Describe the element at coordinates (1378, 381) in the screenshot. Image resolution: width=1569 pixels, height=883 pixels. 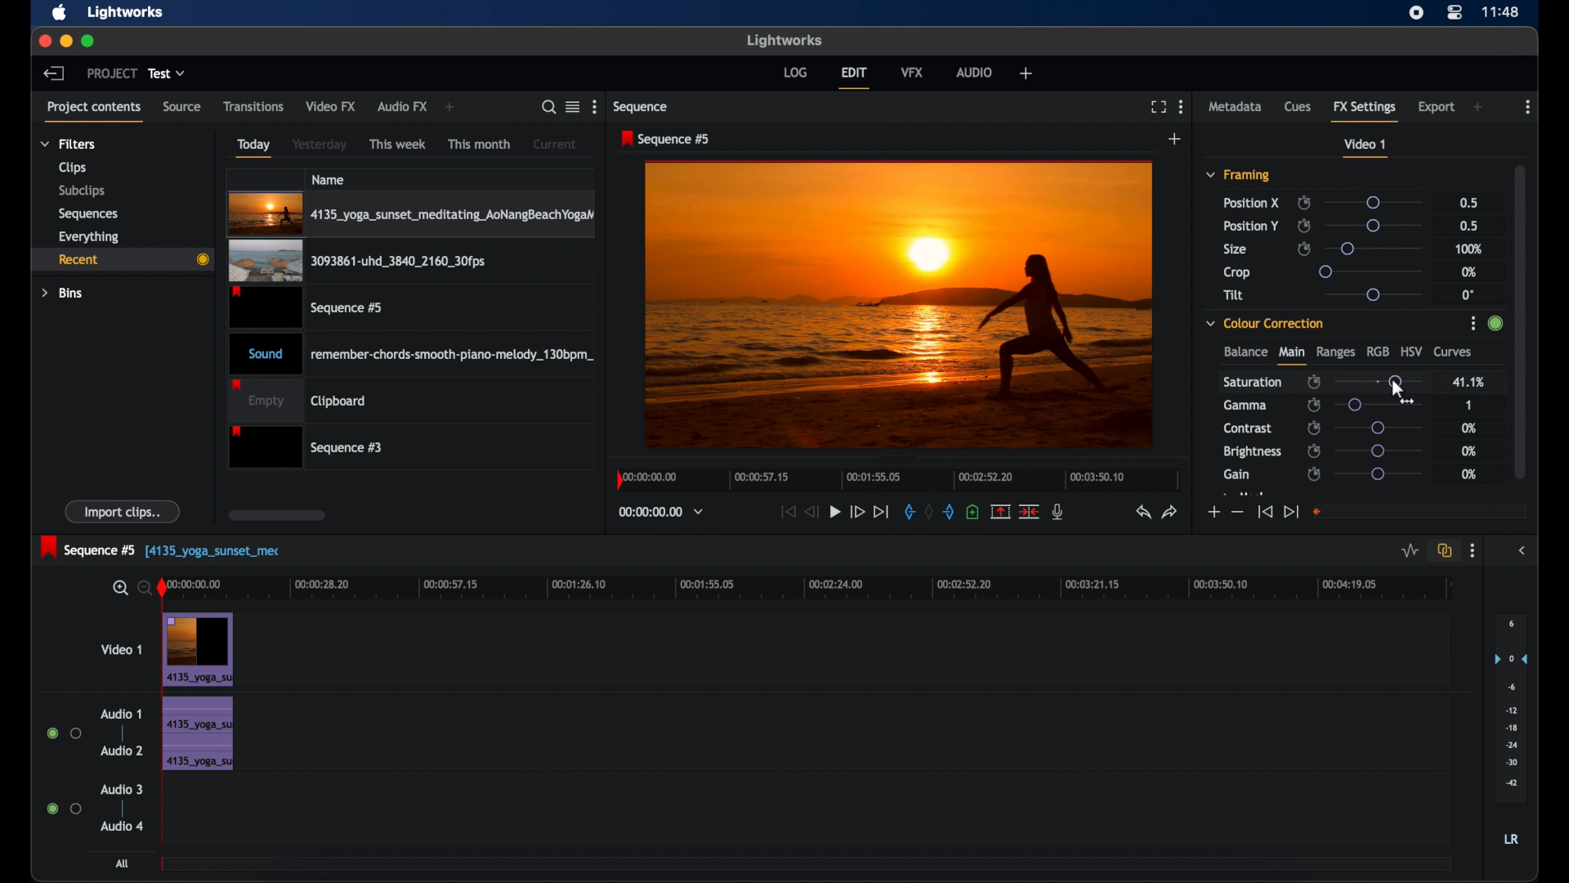
I see `slider` at that location.